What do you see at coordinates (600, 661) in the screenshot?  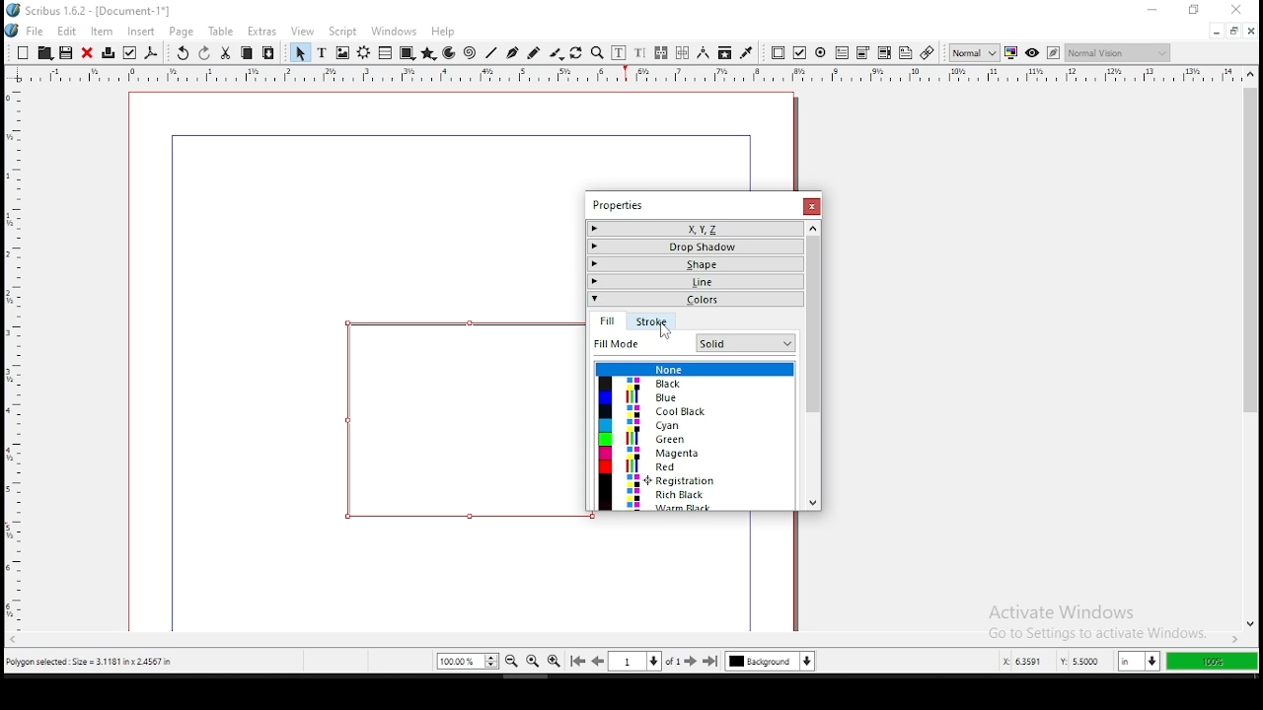 I see `go to previous page` at bounding box center [600, 661].